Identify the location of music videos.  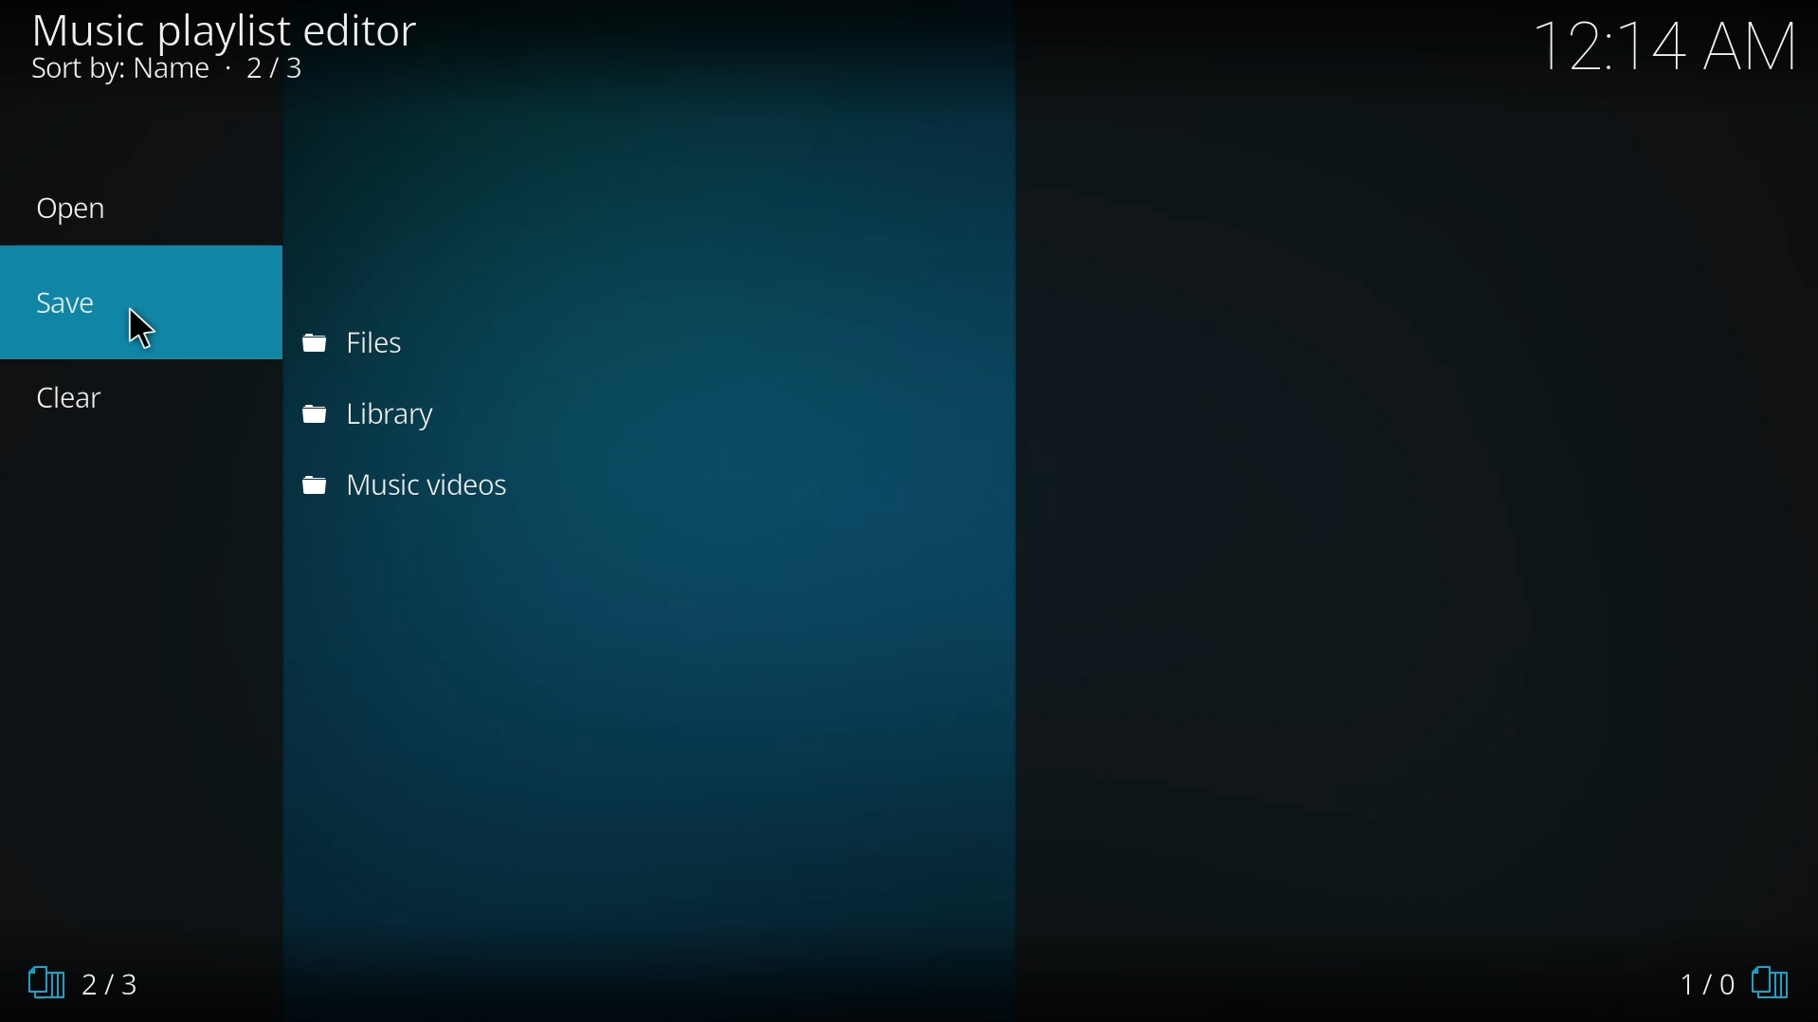
(411, 482).